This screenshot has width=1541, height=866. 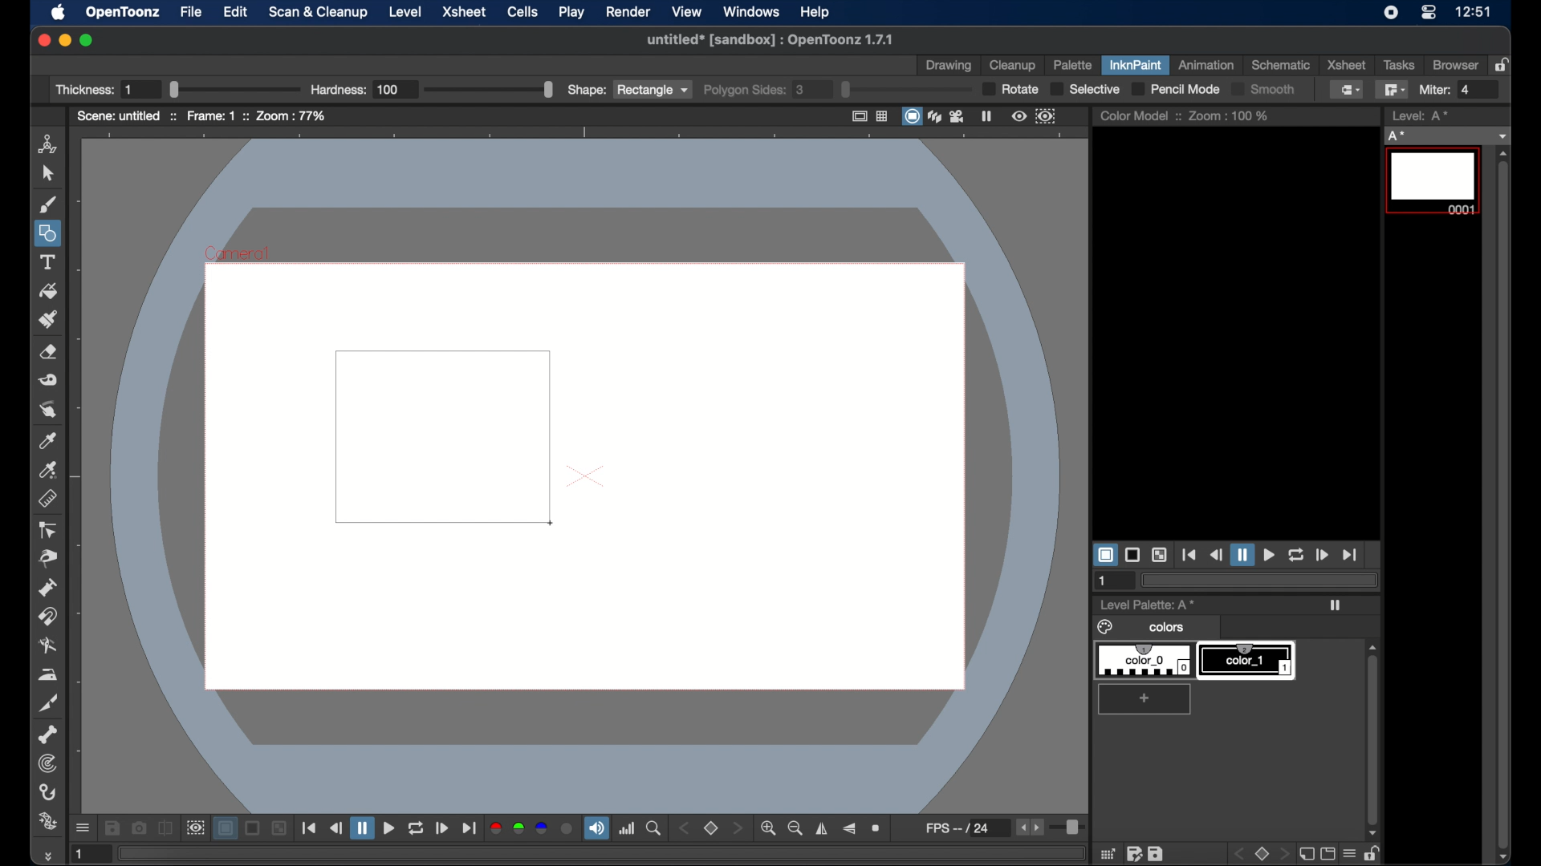 What do you see at coordinates (857, 115) in the screenshot?
I see `safe area` at bounding box center [857, 115].